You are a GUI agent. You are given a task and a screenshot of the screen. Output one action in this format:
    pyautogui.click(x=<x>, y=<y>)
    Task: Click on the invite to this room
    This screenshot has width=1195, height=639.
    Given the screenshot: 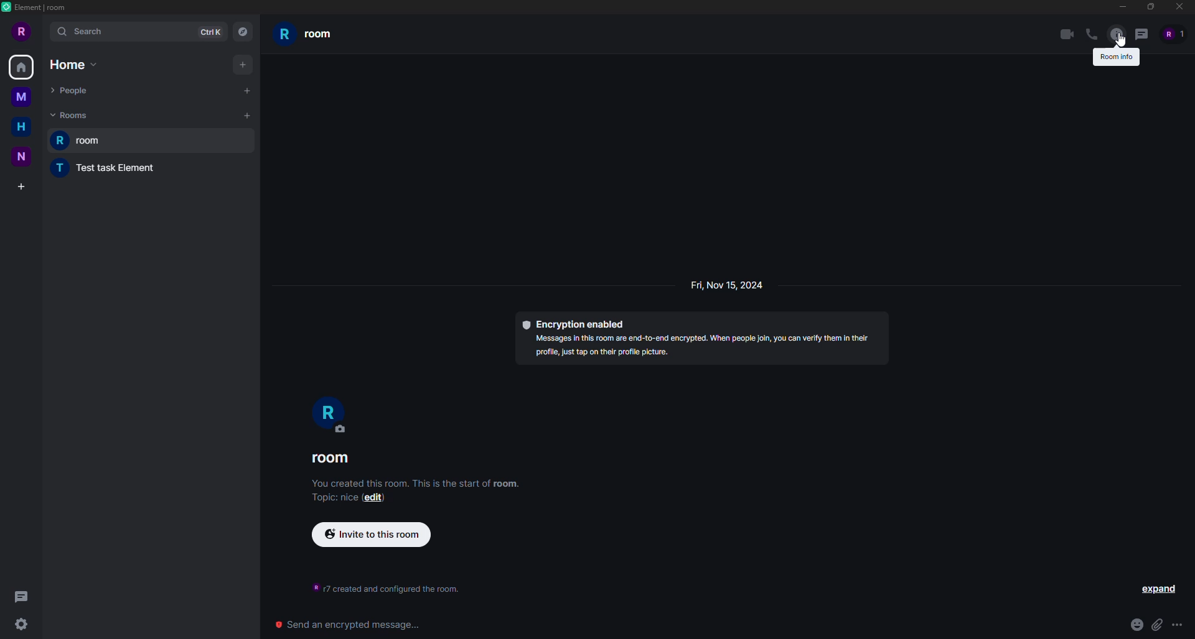 What is the action you would take?
    pyautogui.click(x=369, y=536)
    